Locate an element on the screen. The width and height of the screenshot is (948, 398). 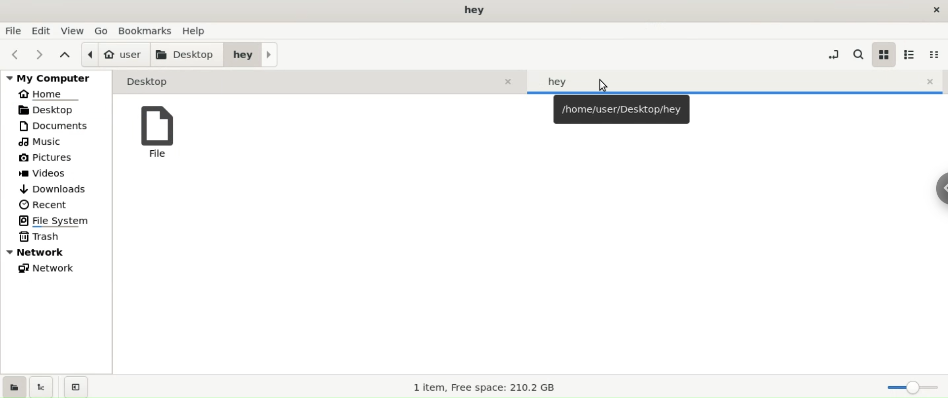
my computer is located at coordinates (56, 78).